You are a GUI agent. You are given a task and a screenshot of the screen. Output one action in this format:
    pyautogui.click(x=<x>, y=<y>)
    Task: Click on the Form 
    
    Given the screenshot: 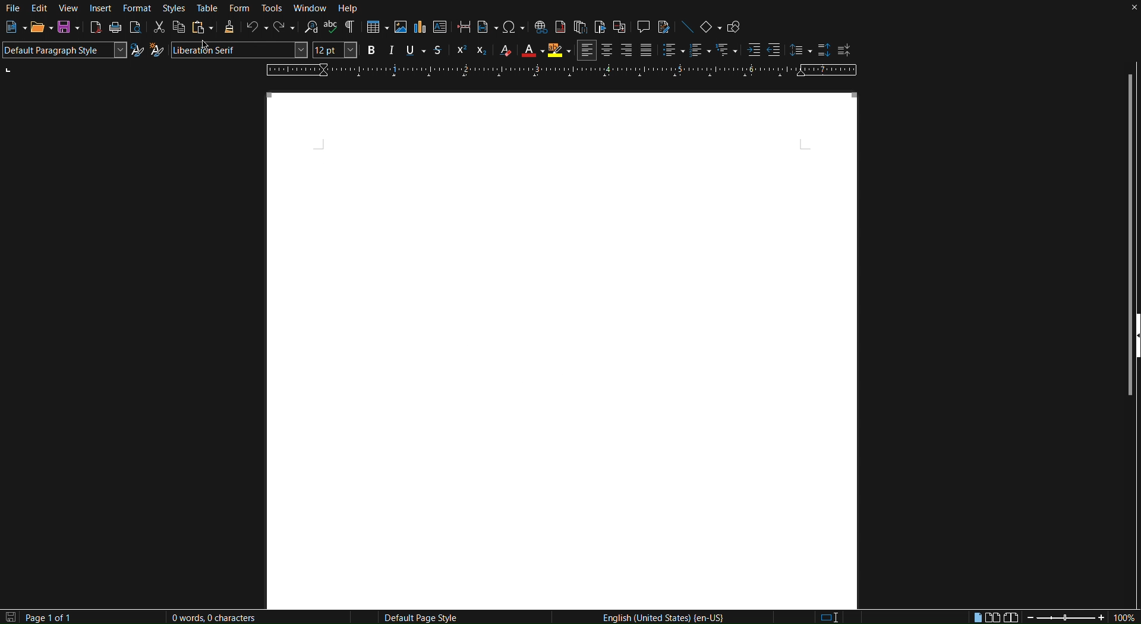 What is the action you would take?
    pyautogui.click(x=239, y=8)
    